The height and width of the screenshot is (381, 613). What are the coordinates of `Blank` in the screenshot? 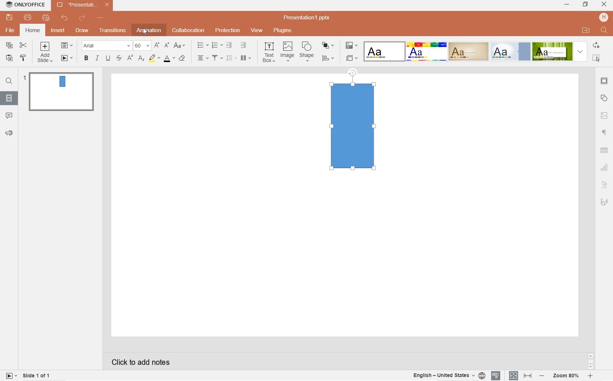 It's located at (384, 51).